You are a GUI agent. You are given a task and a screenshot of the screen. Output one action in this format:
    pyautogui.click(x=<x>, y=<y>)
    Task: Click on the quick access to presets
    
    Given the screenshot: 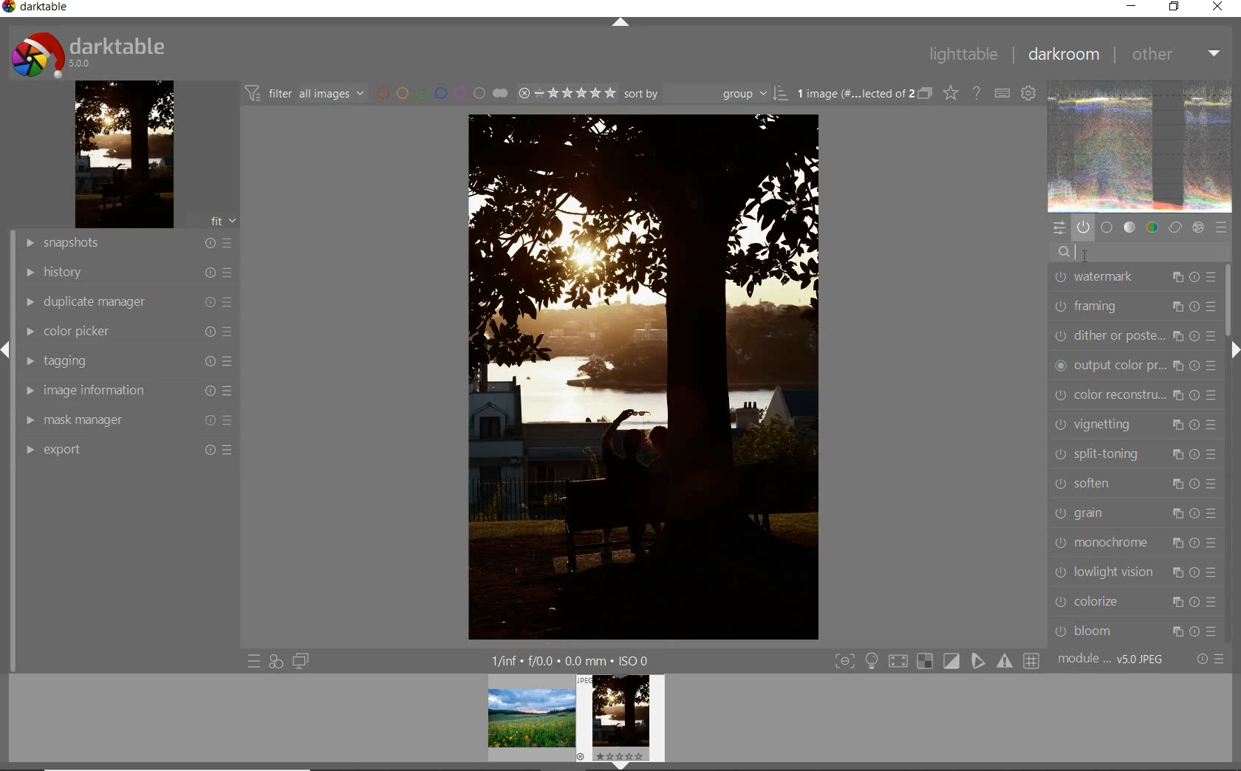 What is the action you would take?
    pyautogui.click(x=254, y=662)
    